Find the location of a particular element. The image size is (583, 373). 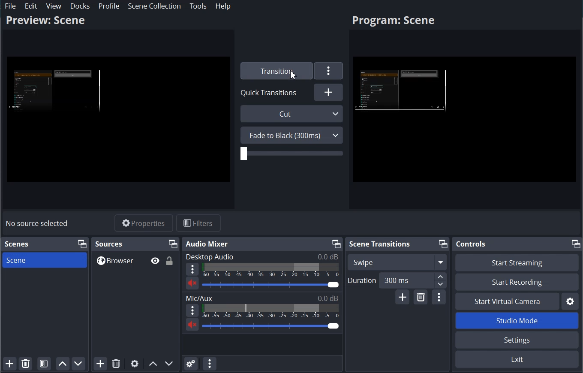

Start Virtual Camera is located at coordinates (506, 301).